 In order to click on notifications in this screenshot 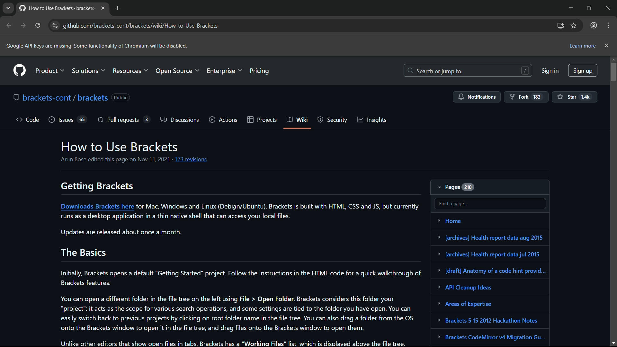, I will do `click(476, 97)`.